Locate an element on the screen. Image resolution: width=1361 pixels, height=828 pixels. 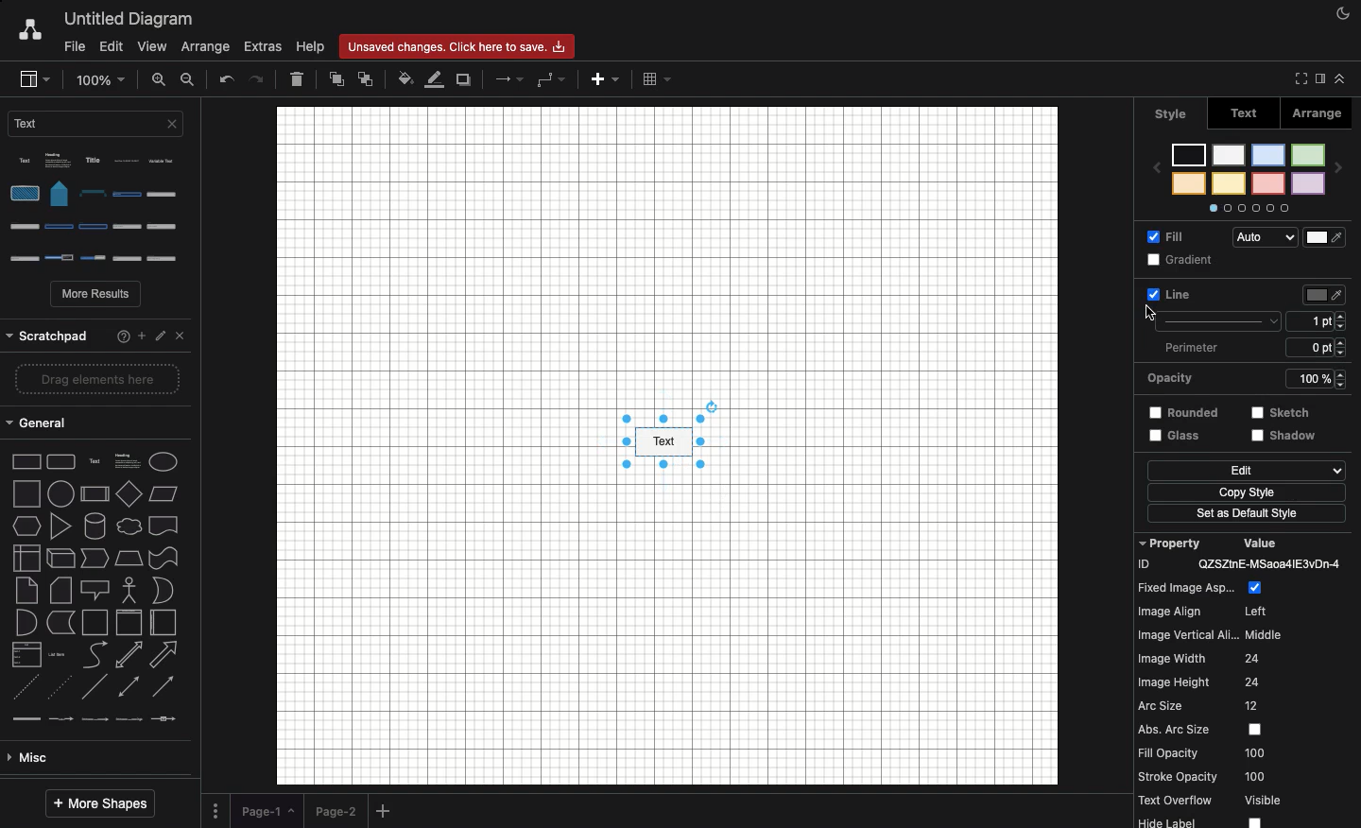
More results is located at coordinates (97, 296).